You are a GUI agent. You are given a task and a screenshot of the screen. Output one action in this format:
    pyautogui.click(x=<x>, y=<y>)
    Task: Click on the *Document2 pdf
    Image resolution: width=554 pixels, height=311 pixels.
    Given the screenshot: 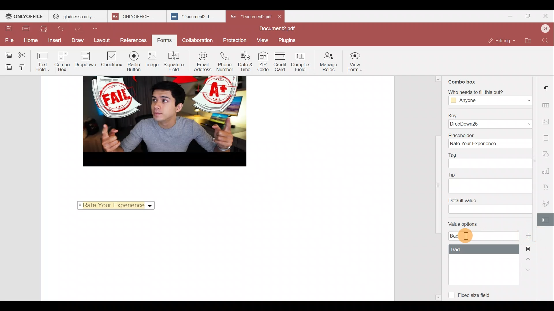 What is the action you would take?
    pyautogui.click(x=250, y=16)
    